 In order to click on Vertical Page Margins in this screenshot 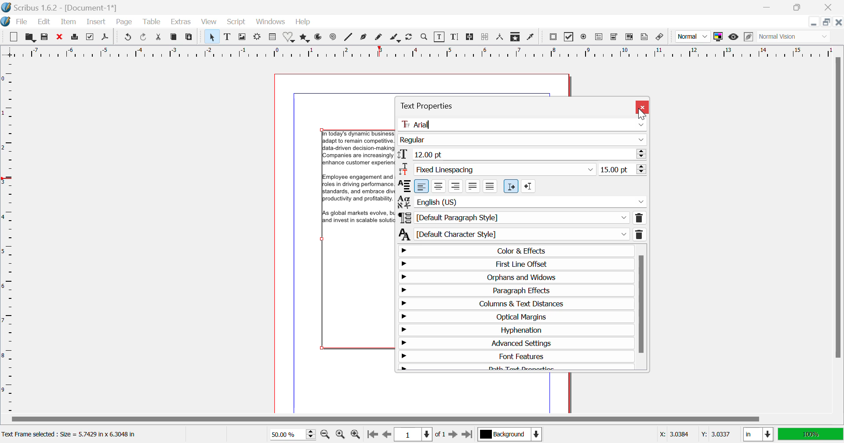, I will do `click(420, 51)`.